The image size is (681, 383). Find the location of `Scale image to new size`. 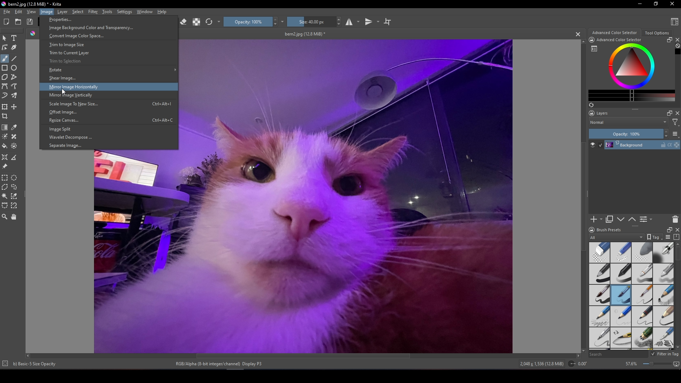

Scale image to new size is located at coordinates (109, 104).